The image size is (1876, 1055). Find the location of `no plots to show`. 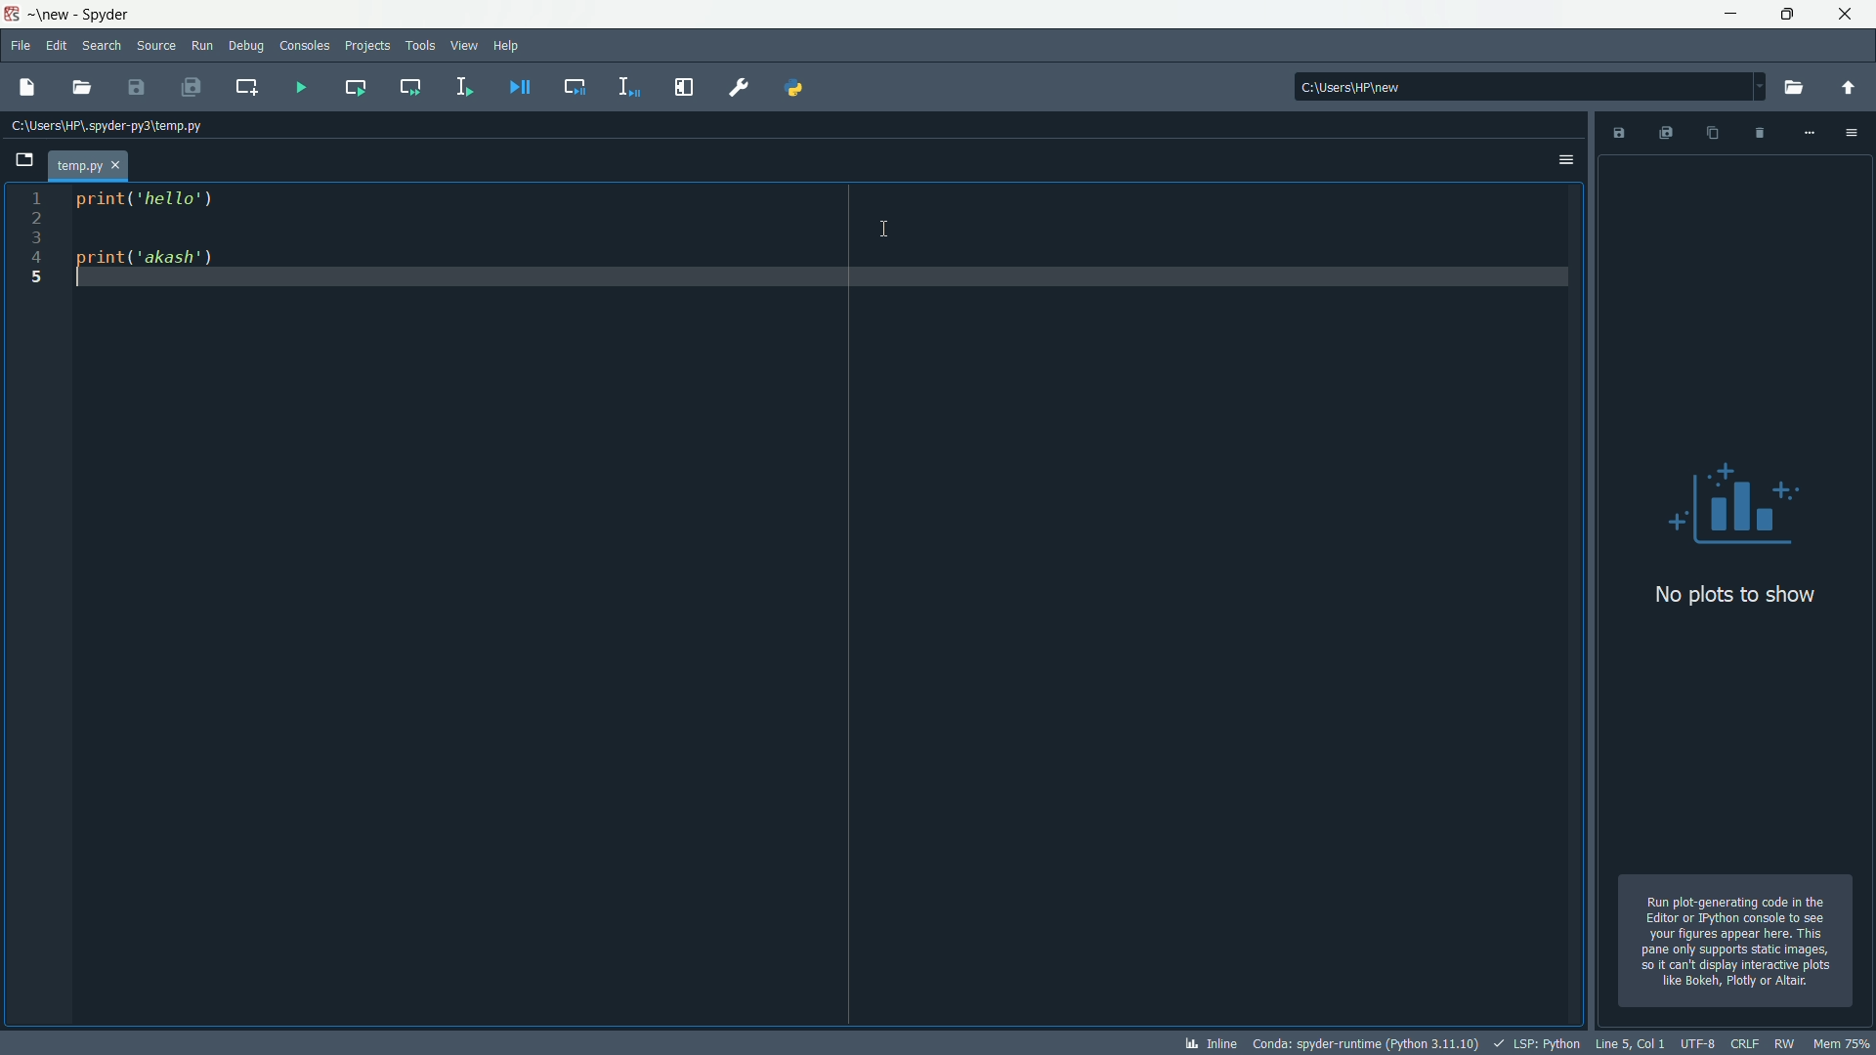

no plots to show is located at coordinates (1739, 535).